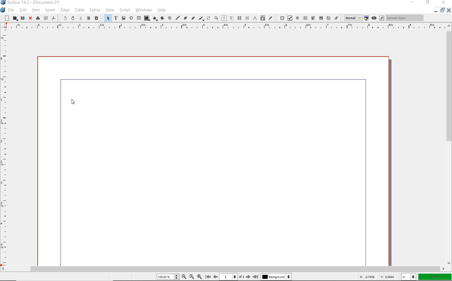 The height and width of the screenshot is (281, 452). I want to click on help, so click(163, 10).